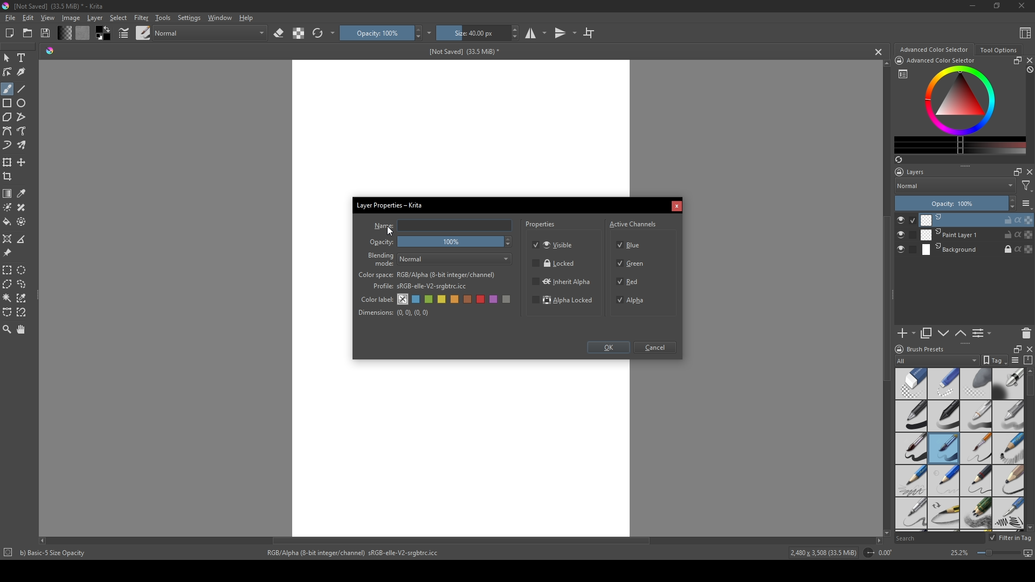  What do you see at coordinates (6, 58) in the screenshot?
I see `mouse` at bounding box center [6, 58].